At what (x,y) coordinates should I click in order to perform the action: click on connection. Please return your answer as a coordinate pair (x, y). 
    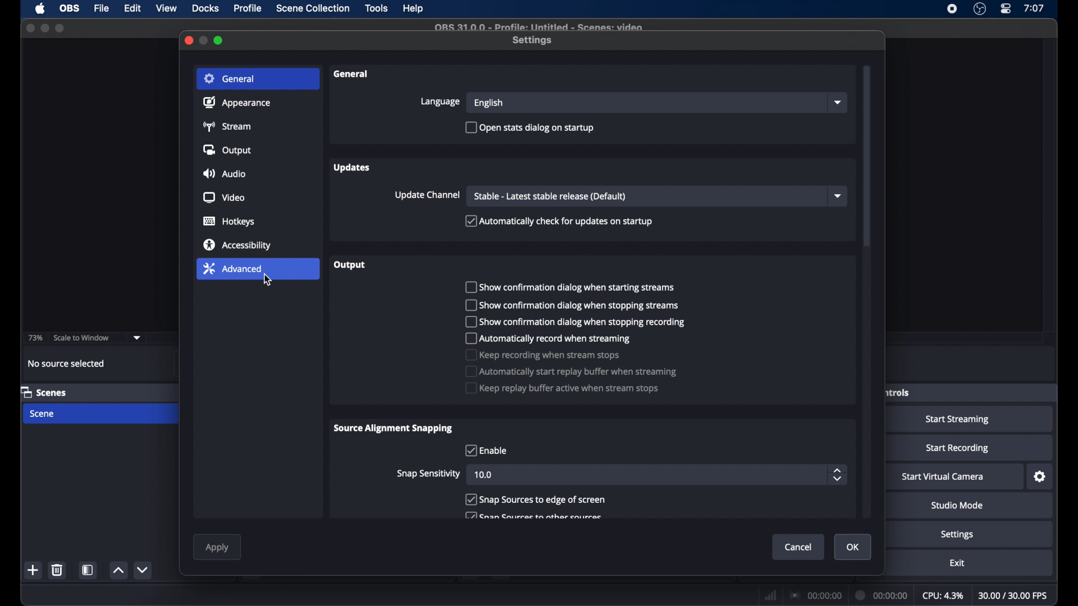
    Looking at the image, I should click on (815, 596).